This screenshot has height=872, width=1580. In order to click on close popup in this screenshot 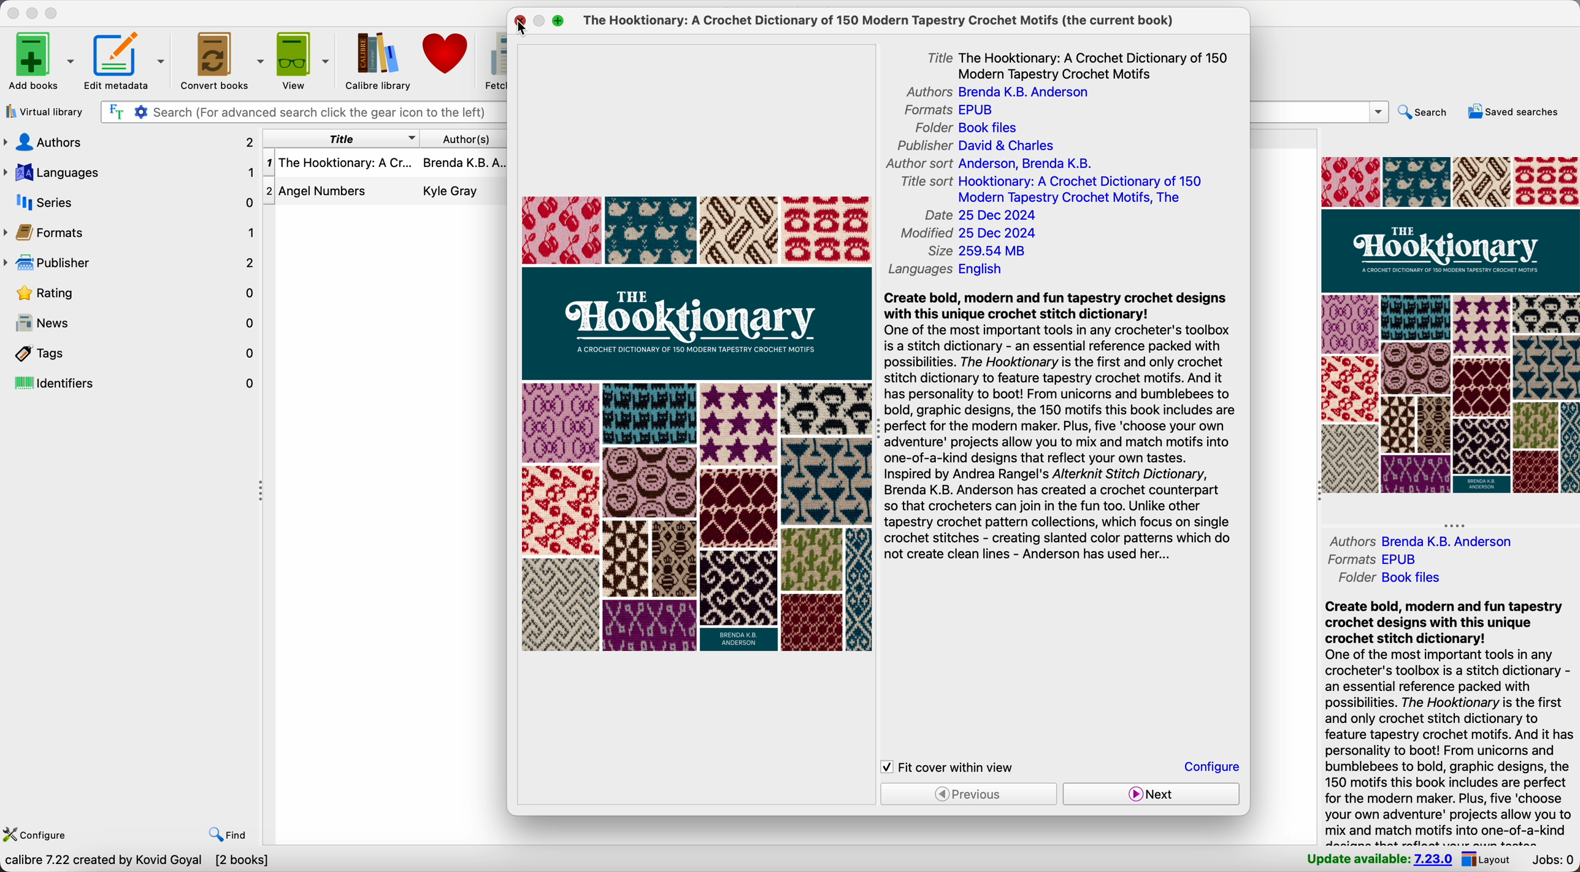, I will do `click(521, 21)`.